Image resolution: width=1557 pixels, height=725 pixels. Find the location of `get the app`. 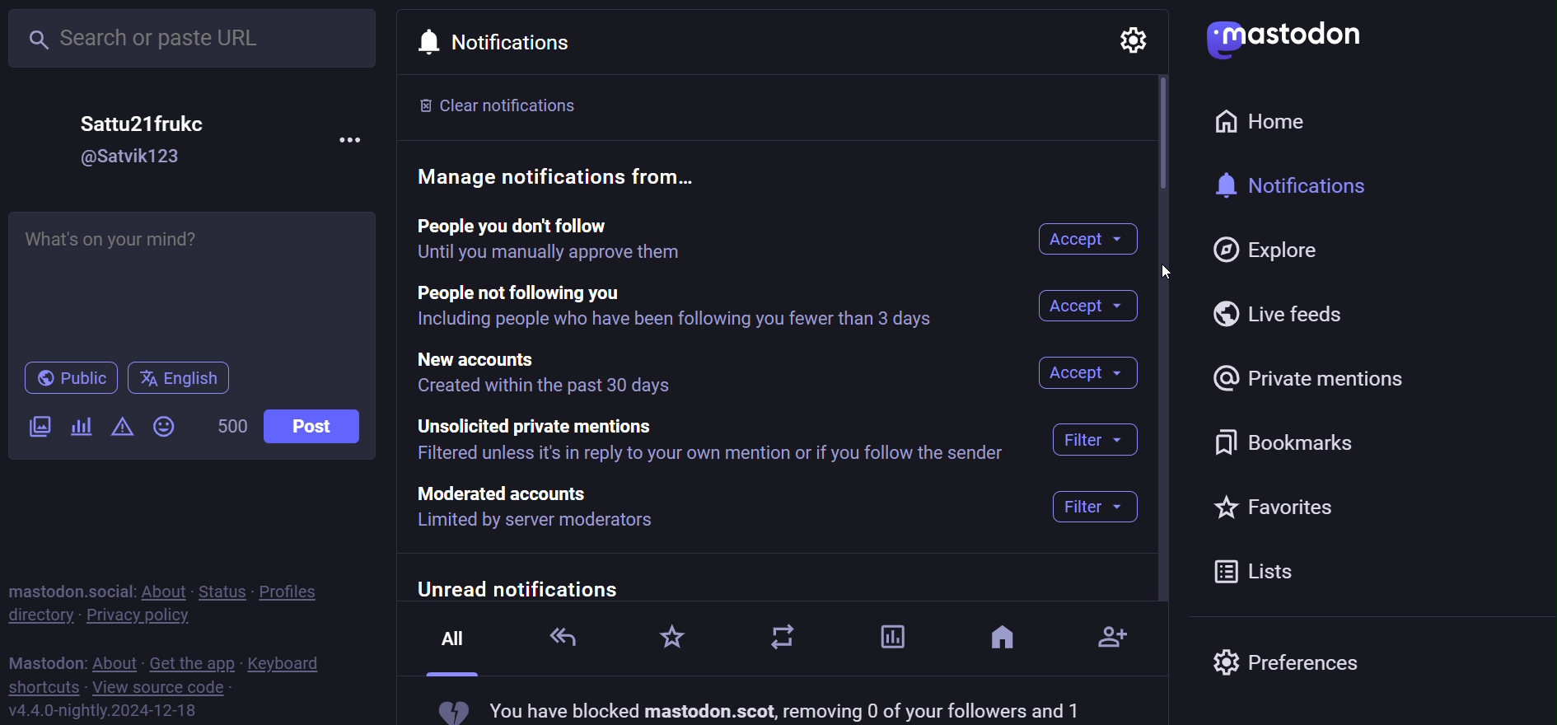

get the app is located at coordinates (190, 662).